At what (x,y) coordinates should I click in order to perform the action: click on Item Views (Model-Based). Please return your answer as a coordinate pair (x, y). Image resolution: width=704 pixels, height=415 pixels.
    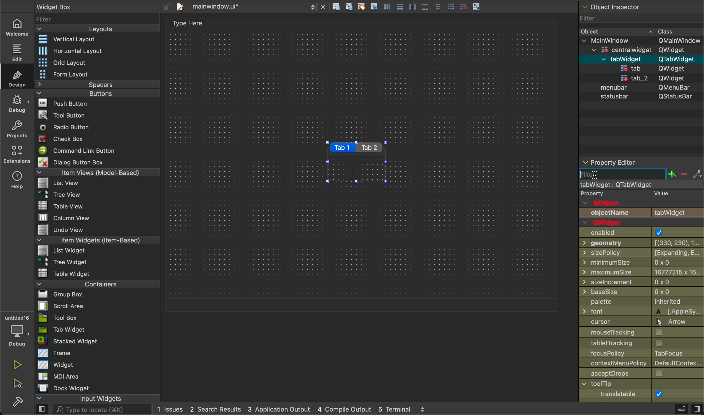
    Looking at the image, I should click on (98, 173).